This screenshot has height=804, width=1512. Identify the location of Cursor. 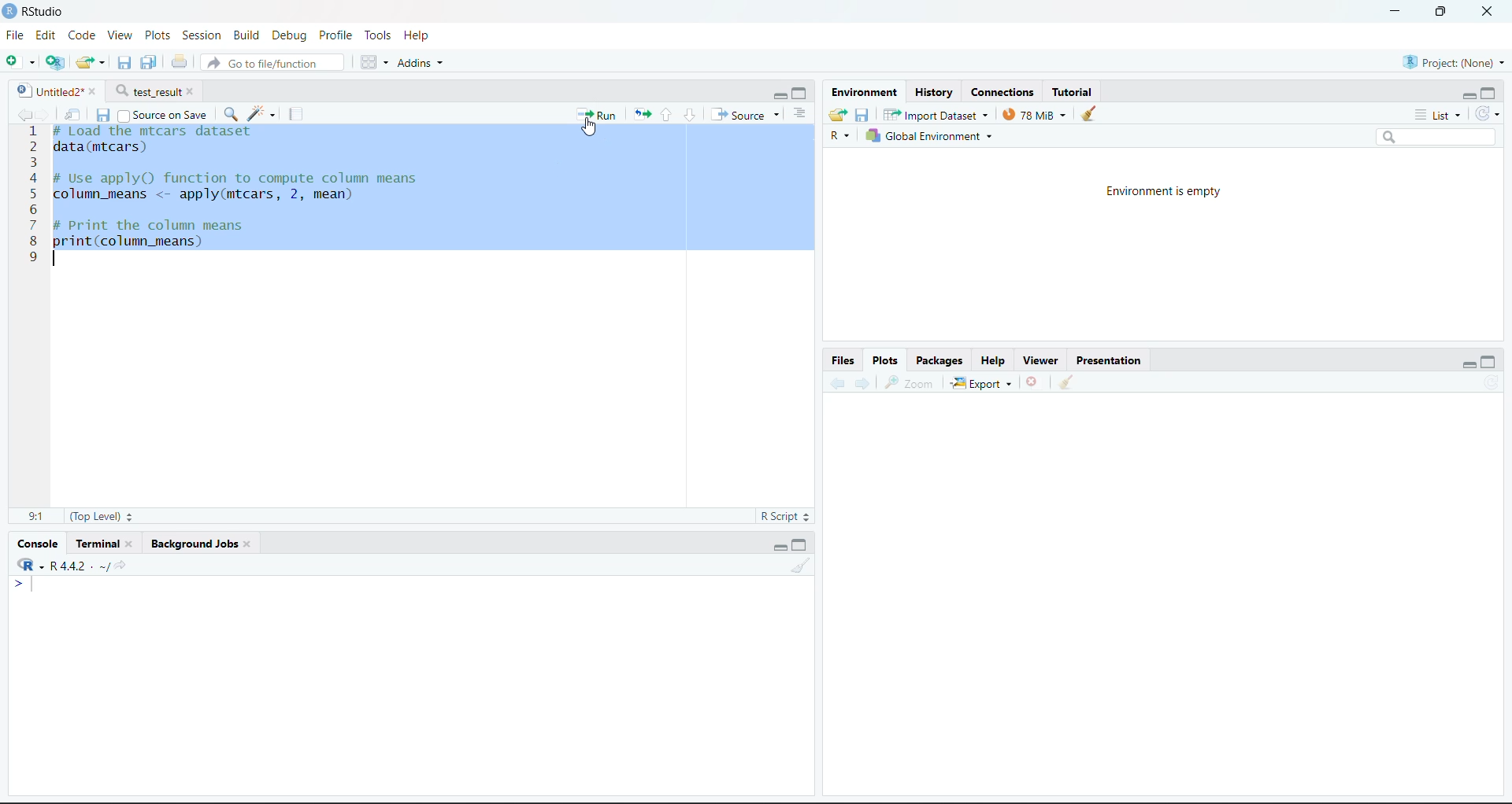
(592, 131).